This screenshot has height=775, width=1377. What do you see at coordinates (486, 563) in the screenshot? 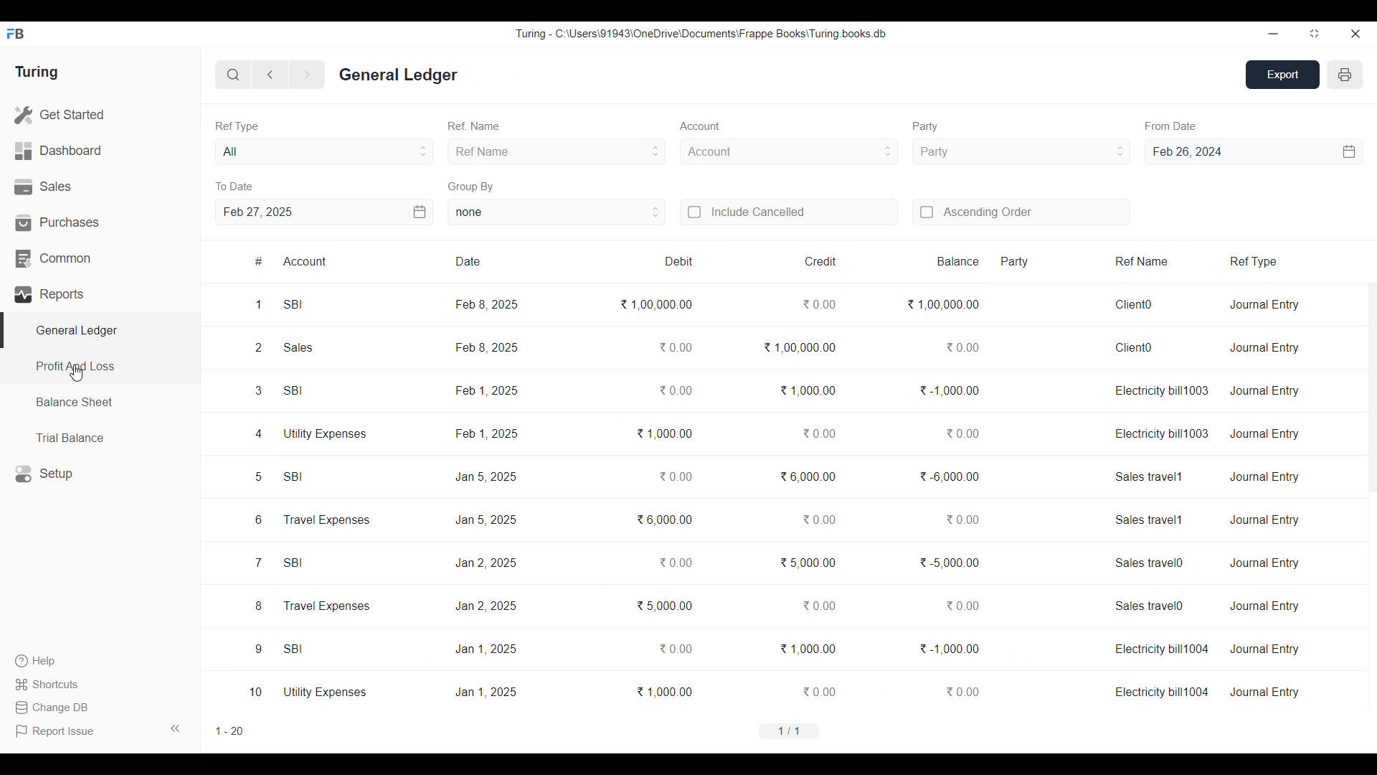
I see `Jan 2, 2025` at bounding box center [486, 563].